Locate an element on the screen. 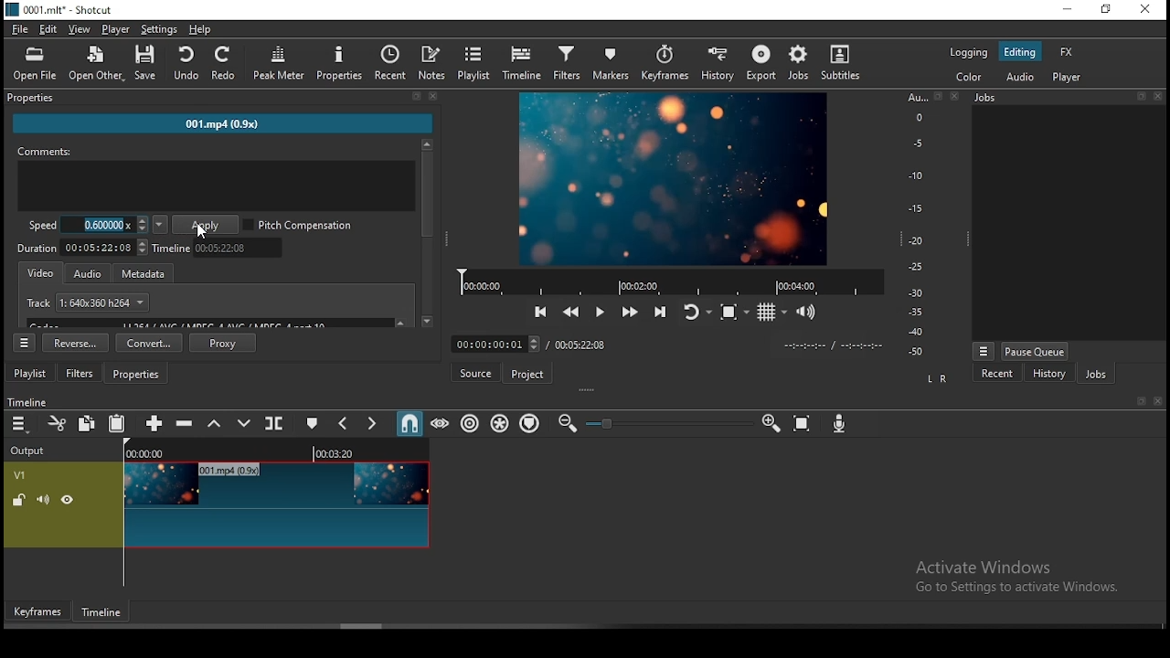 The image size is (1170, 658). edit is located at coordinates (52, 29).